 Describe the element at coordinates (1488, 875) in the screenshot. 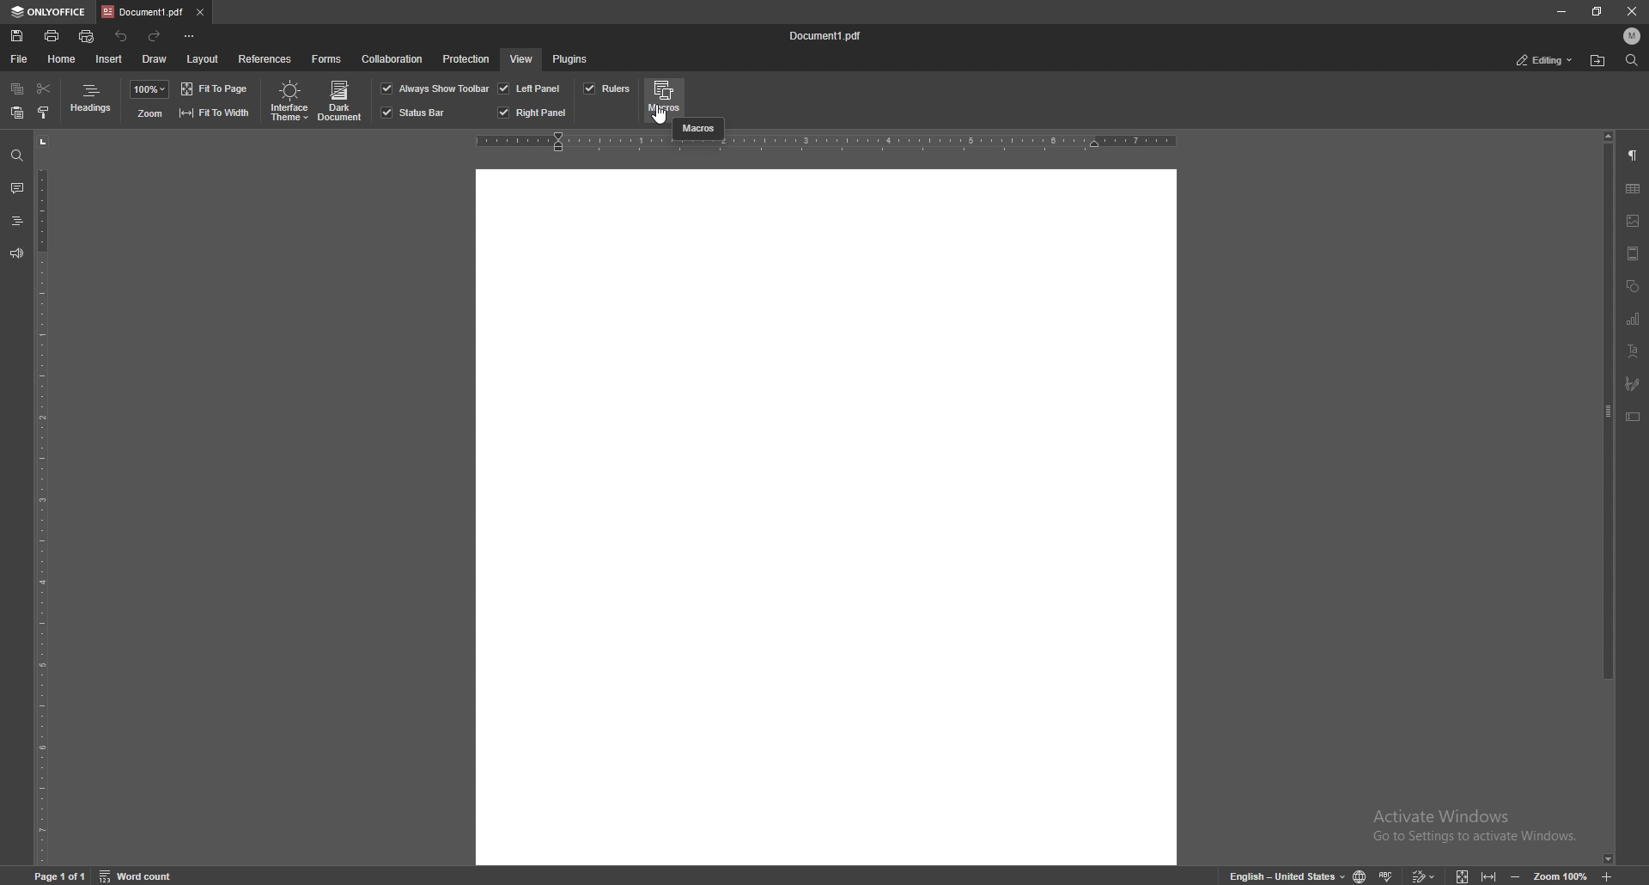

I see `fit to width` at that location.